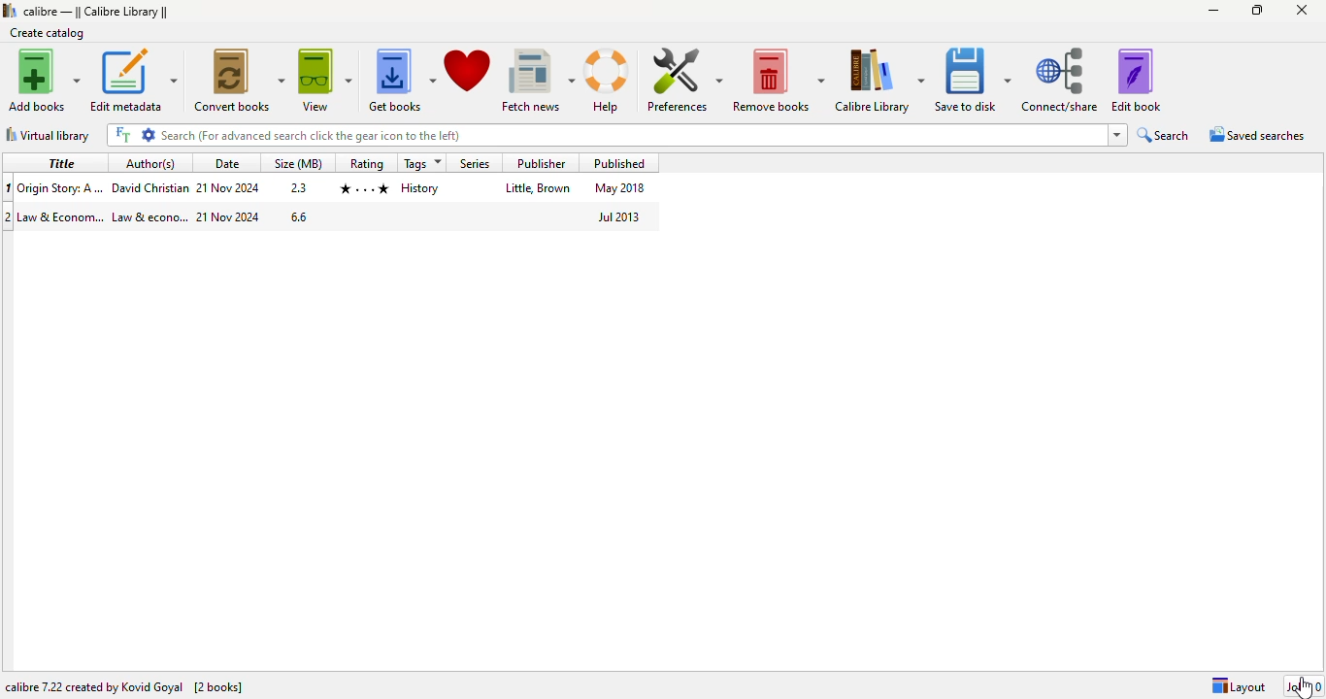 This screenshot has height=699, width=1326. What do you see at coordinates (96, 12) in the screenshot?
I see `calibre library` at bounding box center [96, 12].